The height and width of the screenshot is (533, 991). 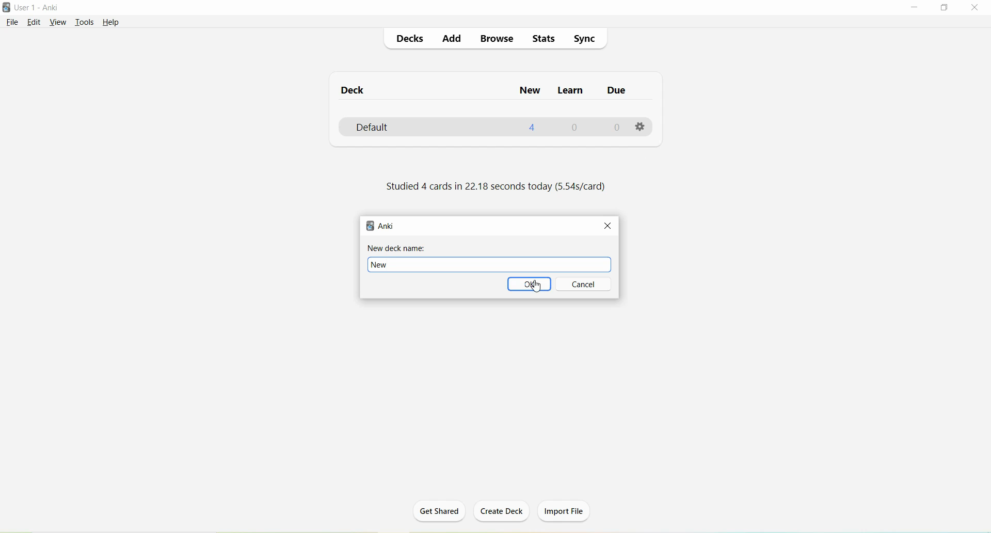 I want to click on Create Deck, so click(x=502, y=512).